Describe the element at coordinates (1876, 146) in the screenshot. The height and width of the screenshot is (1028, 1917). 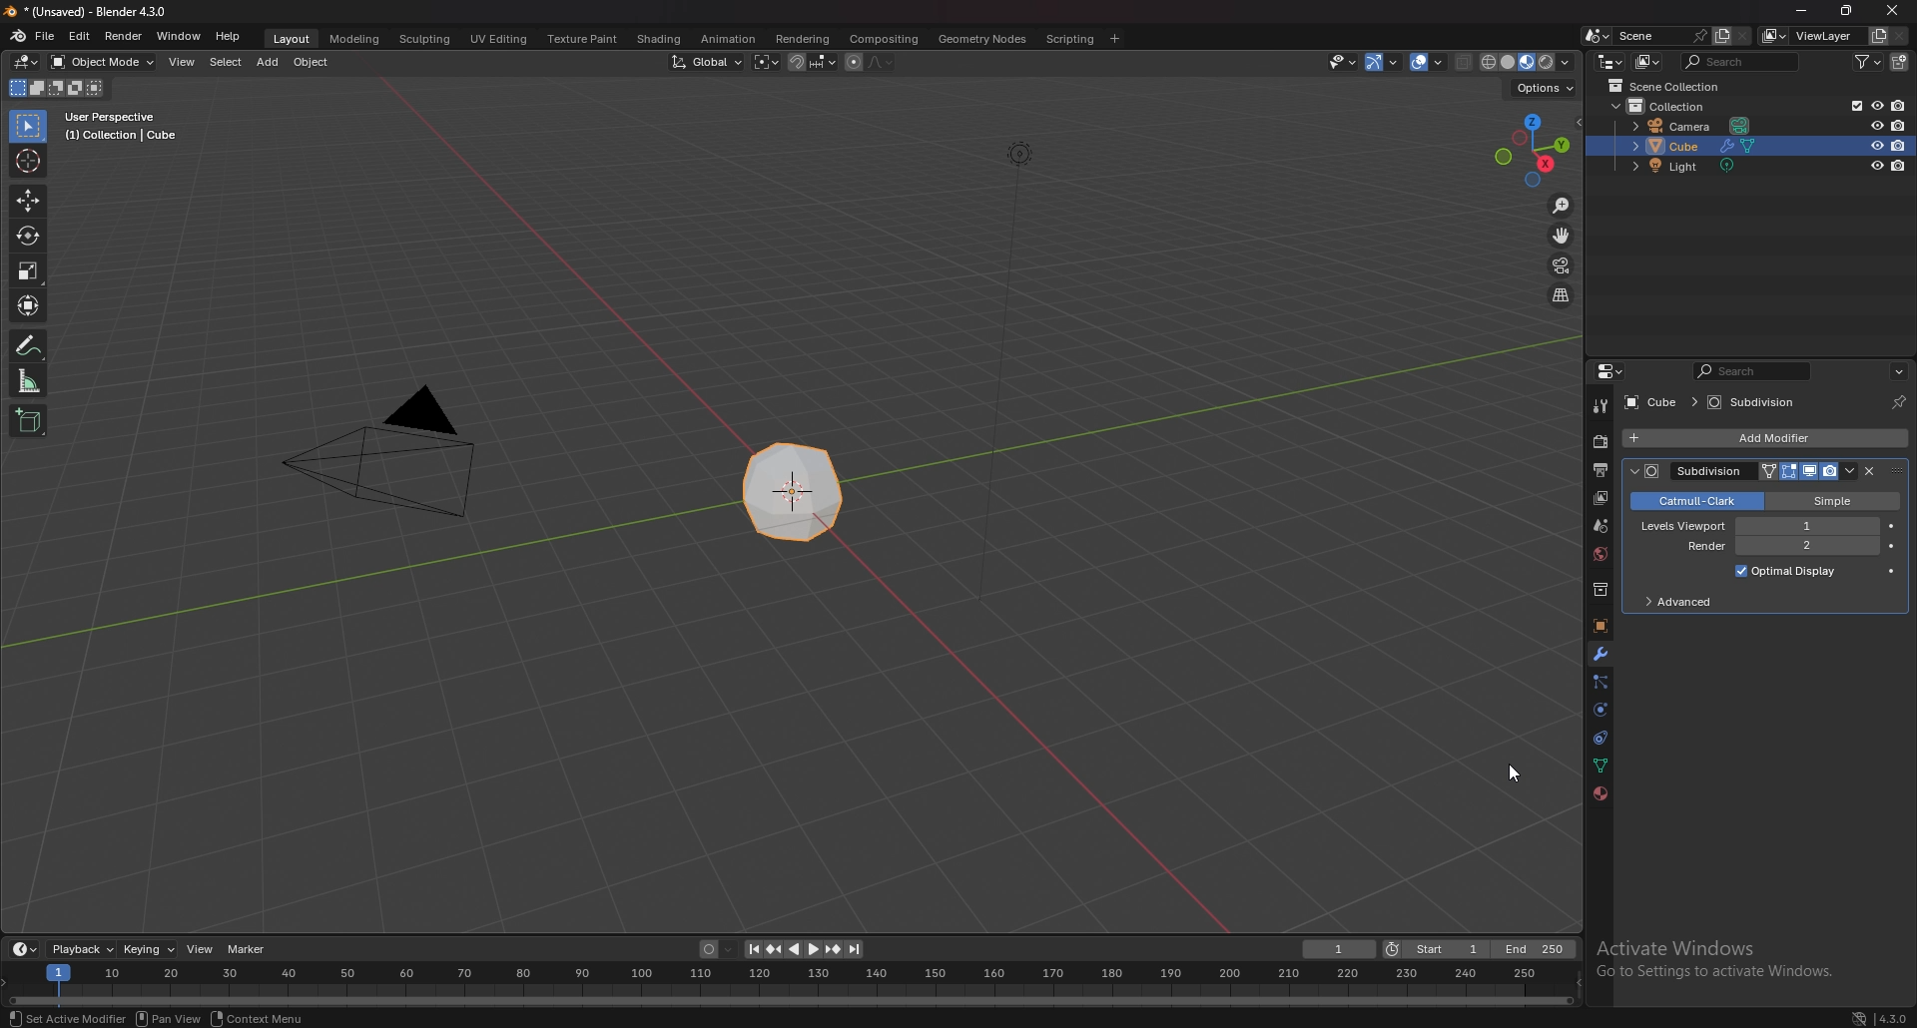
I see `hide in viewport` at that location.